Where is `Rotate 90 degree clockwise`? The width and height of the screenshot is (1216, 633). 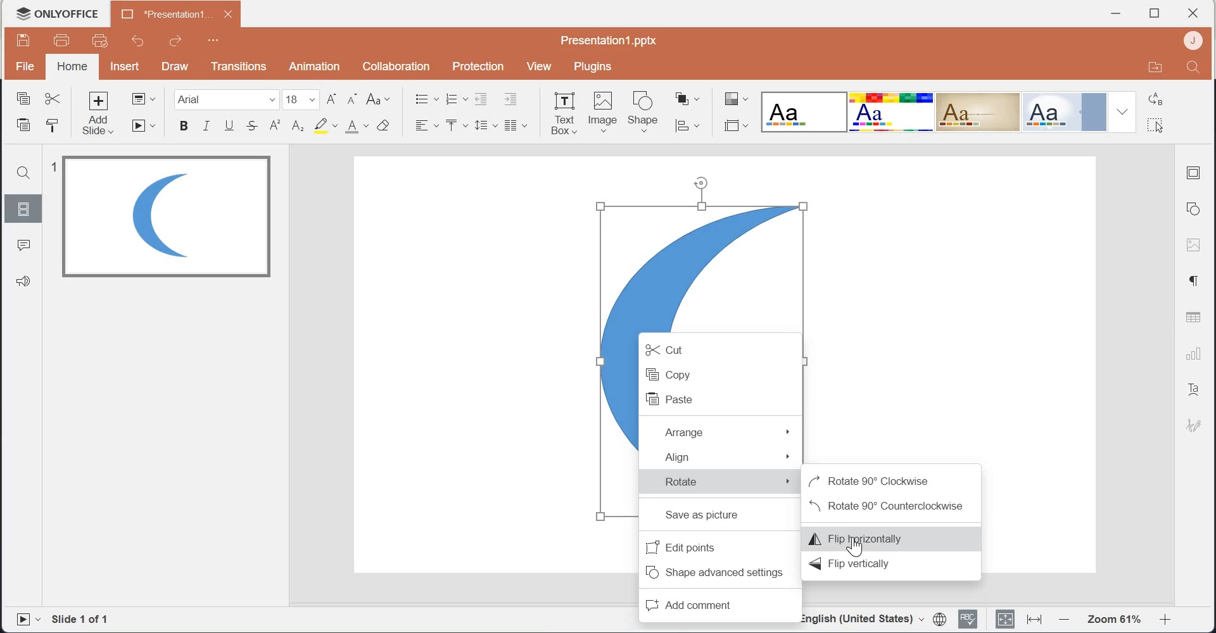 Rotate 90 degree clockwise is located at coordinates (887, 479).